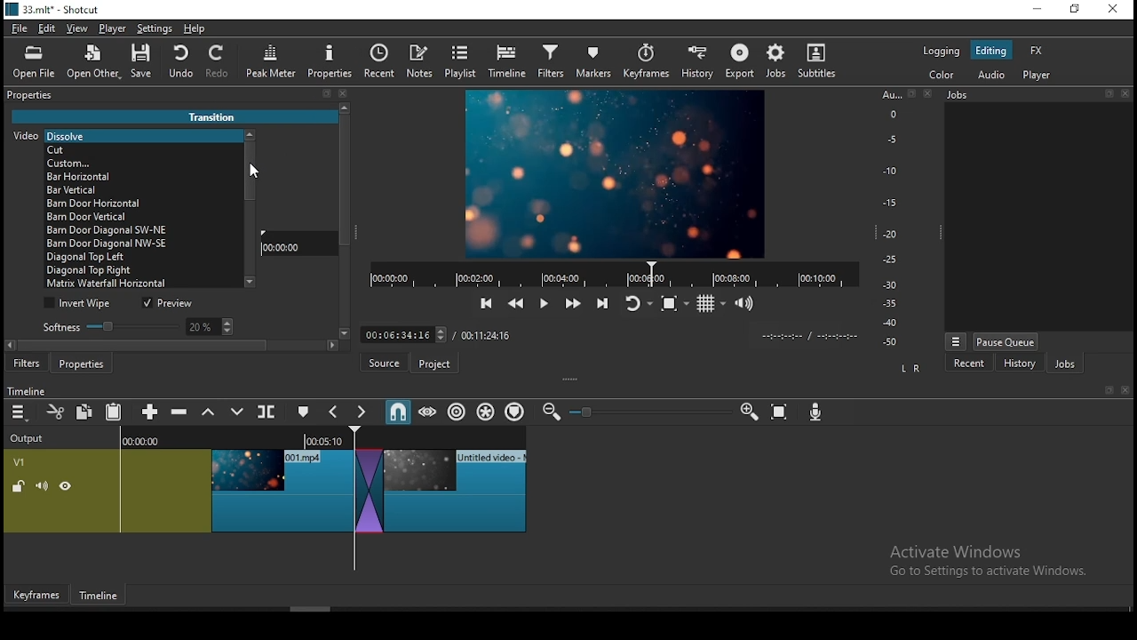  I want to click on , so click(818, 414).